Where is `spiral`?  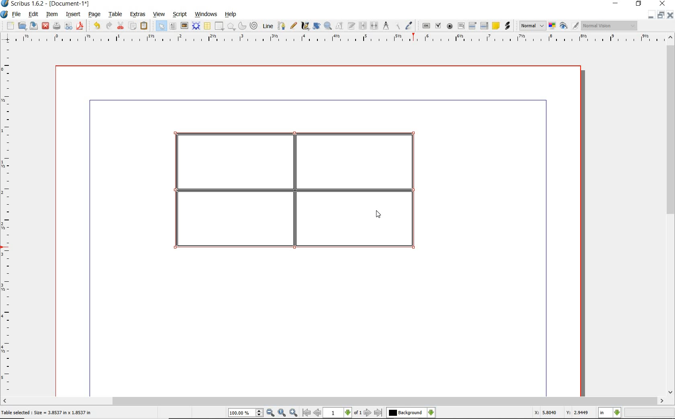
spiral is located at coordinates (254, 26).